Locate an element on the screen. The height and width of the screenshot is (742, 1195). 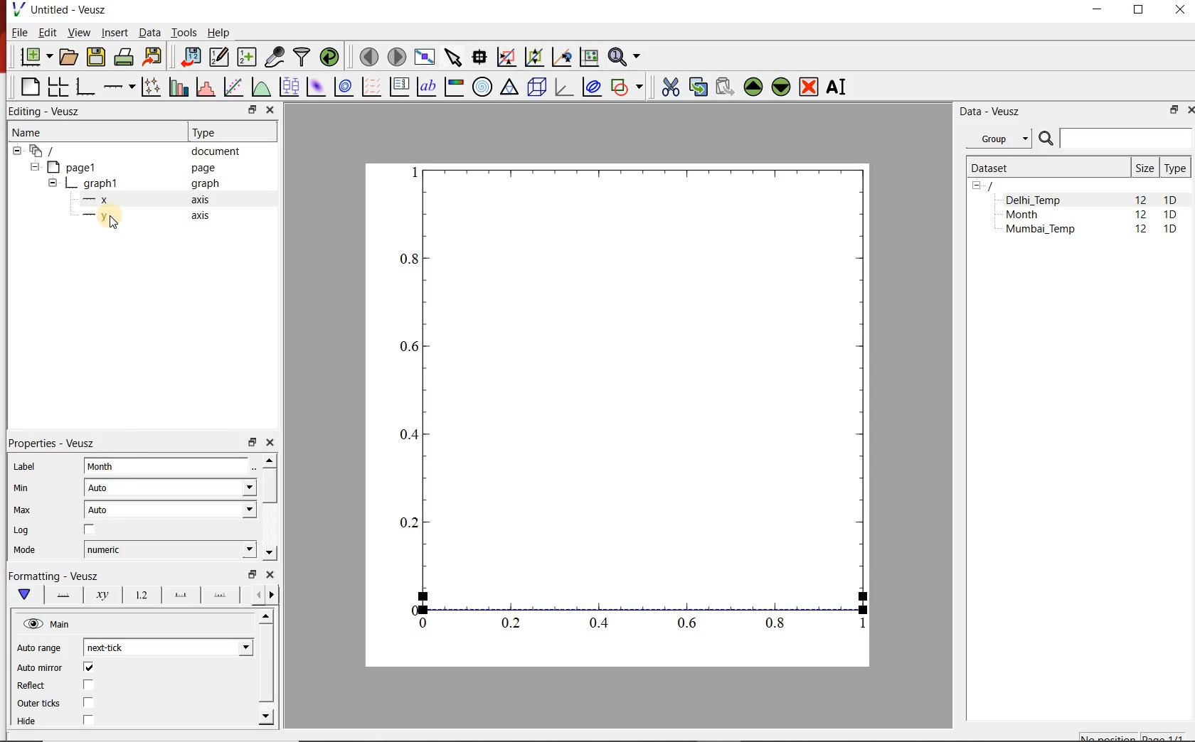
Label is located at coordinates (23, 466).